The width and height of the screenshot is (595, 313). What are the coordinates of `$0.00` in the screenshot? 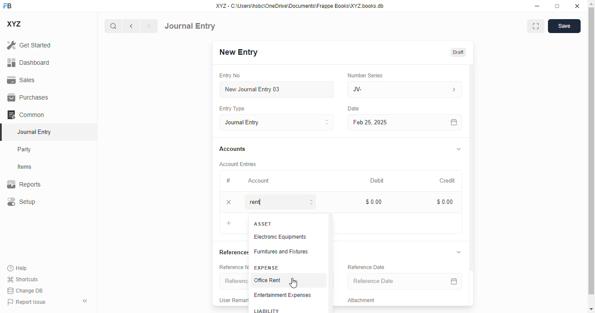 It's located at (375, 202).